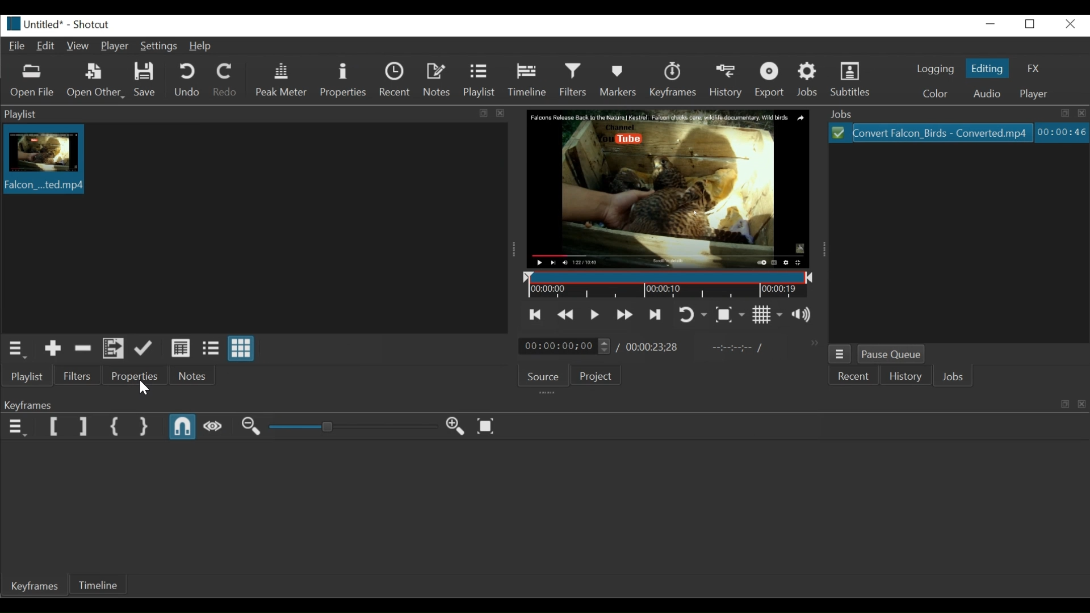 This screenshot has width=1090, height=613. What do you see at coordinates (96, 583) in the screenshot?
I see `Timeline` at bounding box center [96, 583].